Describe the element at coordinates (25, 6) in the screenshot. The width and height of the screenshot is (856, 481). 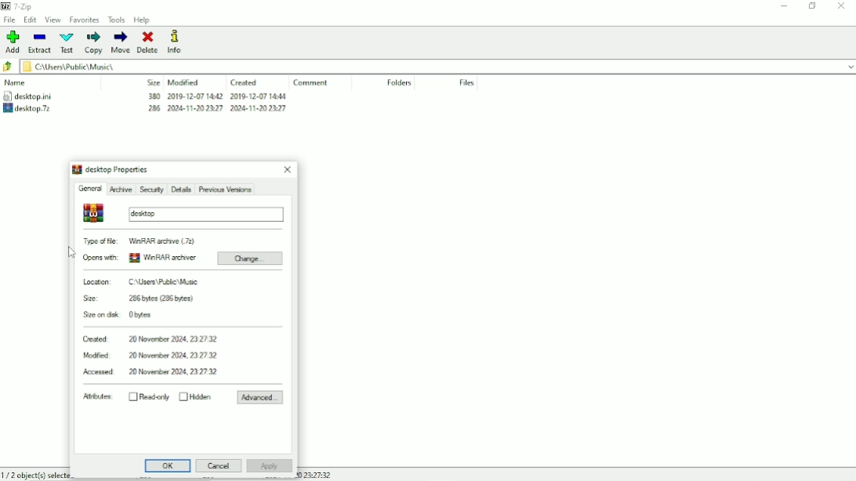
I see `7 - Zip` at that location.